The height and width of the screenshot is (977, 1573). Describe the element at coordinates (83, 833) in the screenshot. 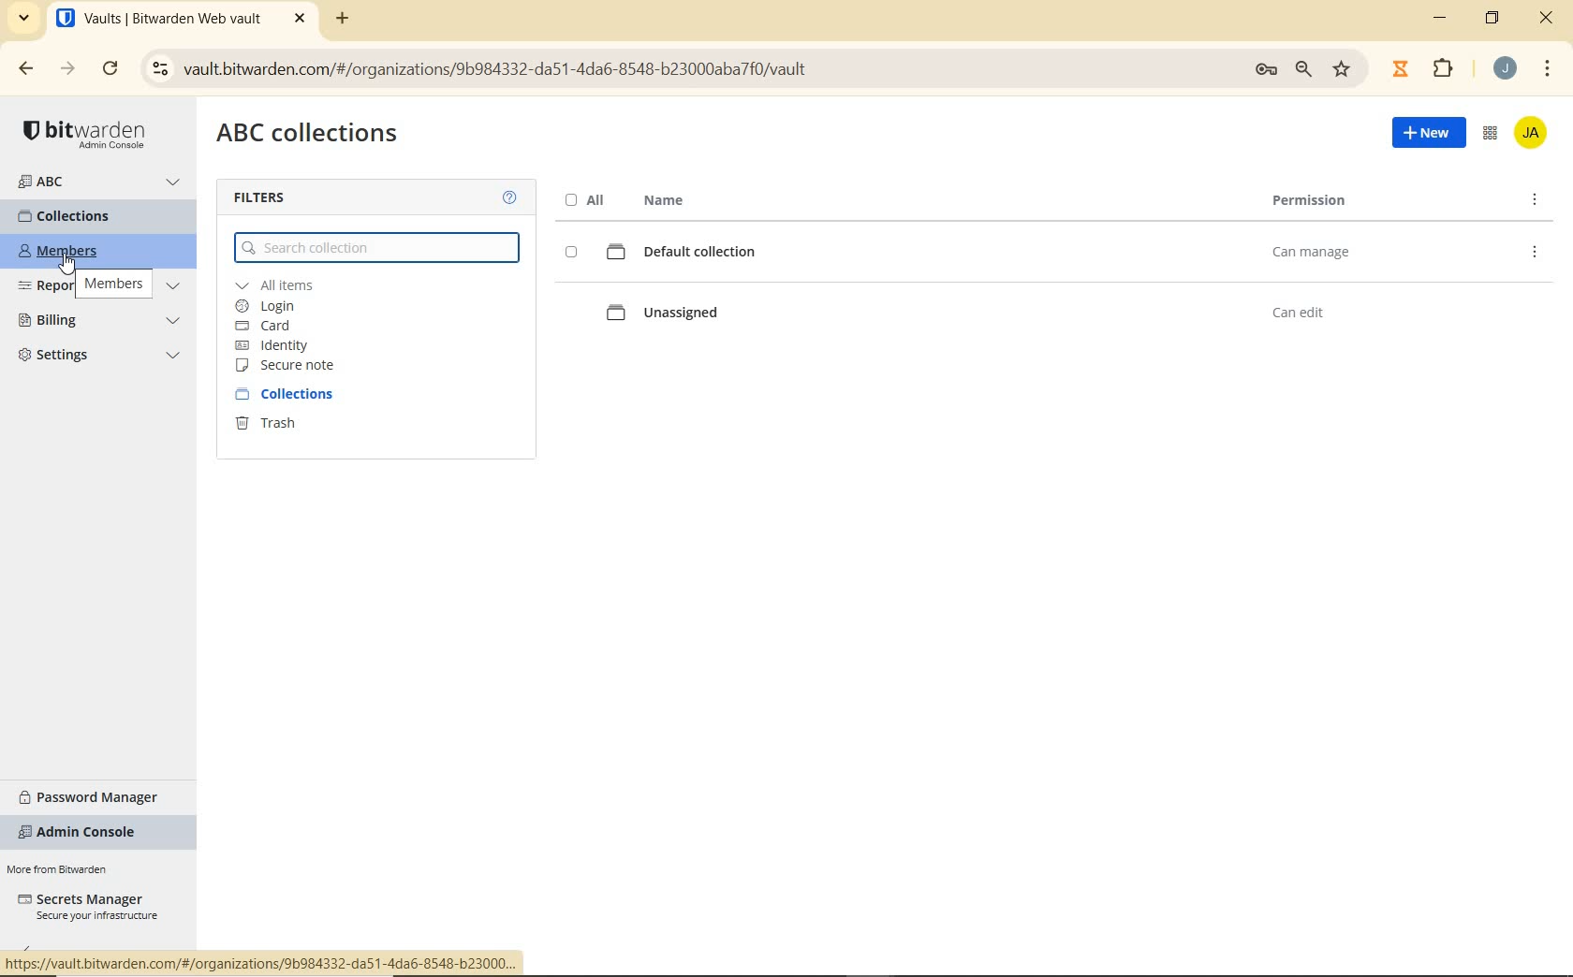

I see `ADMIN CONSOLE` at that location.